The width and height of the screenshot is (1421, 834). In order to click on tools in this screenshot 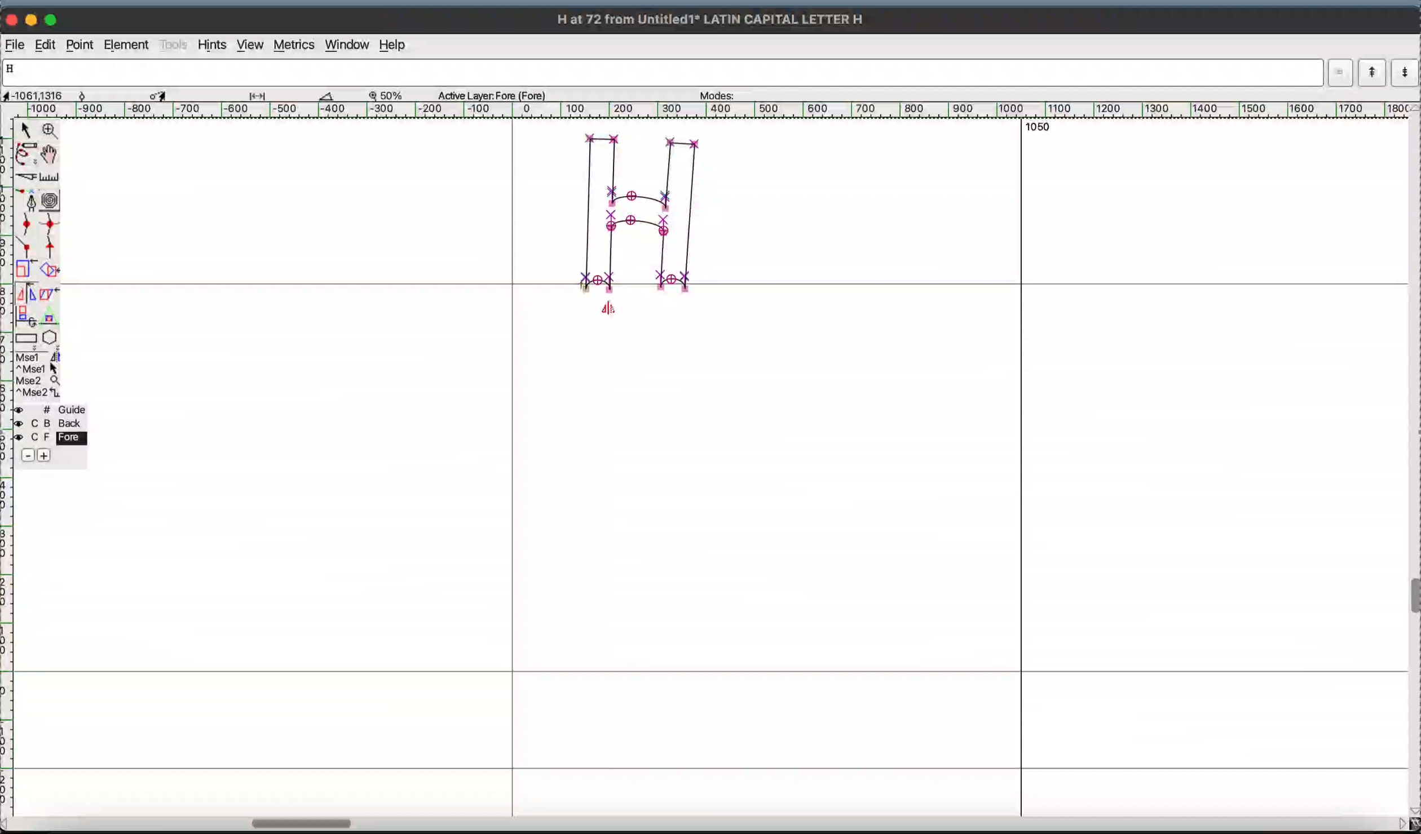, I will do `click(171, 45)`.